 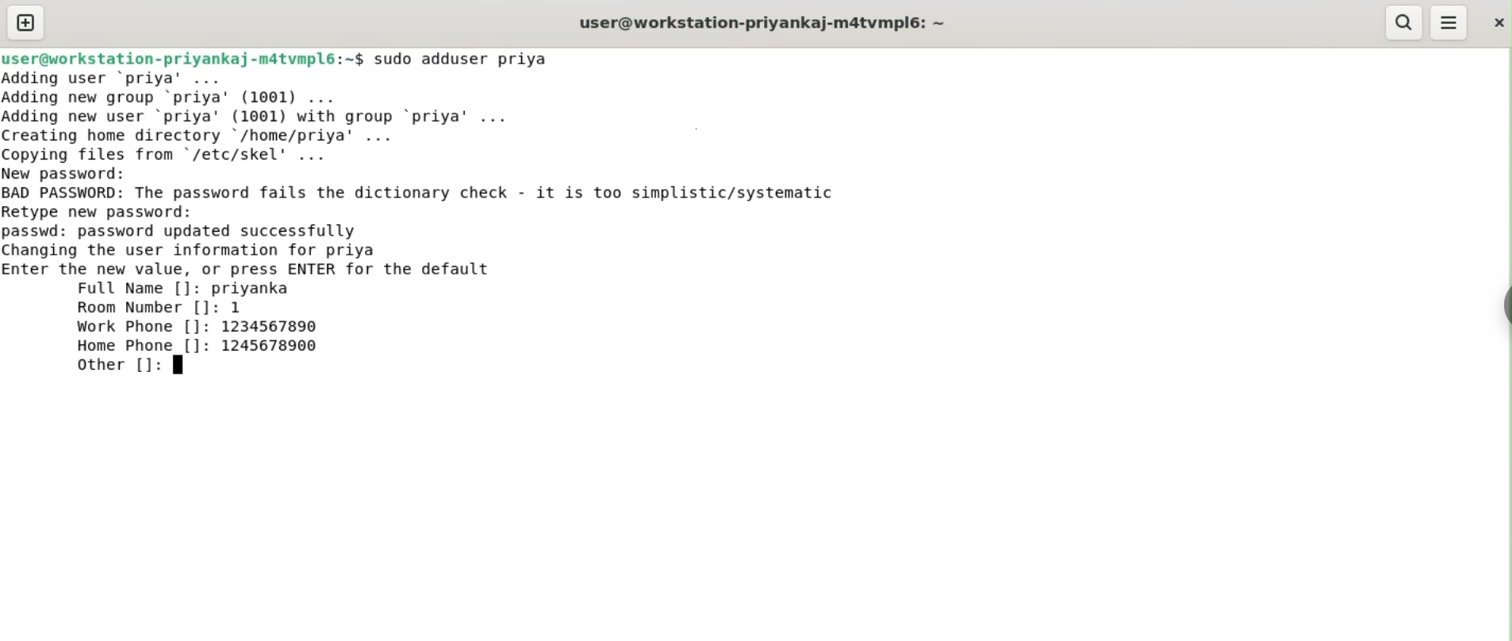 What do you see at coordinates (1402, 22) in the screenshot?
I see `search` at bounding box center [1402, 22].